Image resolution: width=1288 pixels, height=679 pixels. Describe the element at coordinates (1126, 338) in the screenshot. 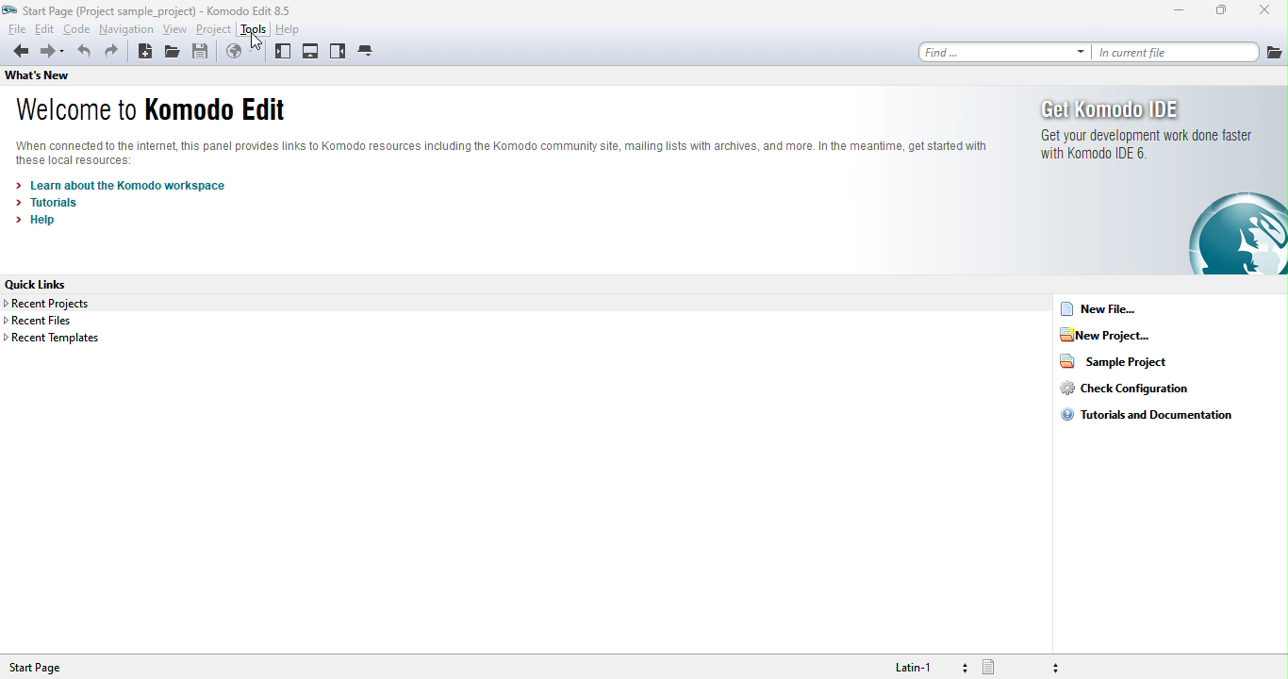

I see `new project` at that location.